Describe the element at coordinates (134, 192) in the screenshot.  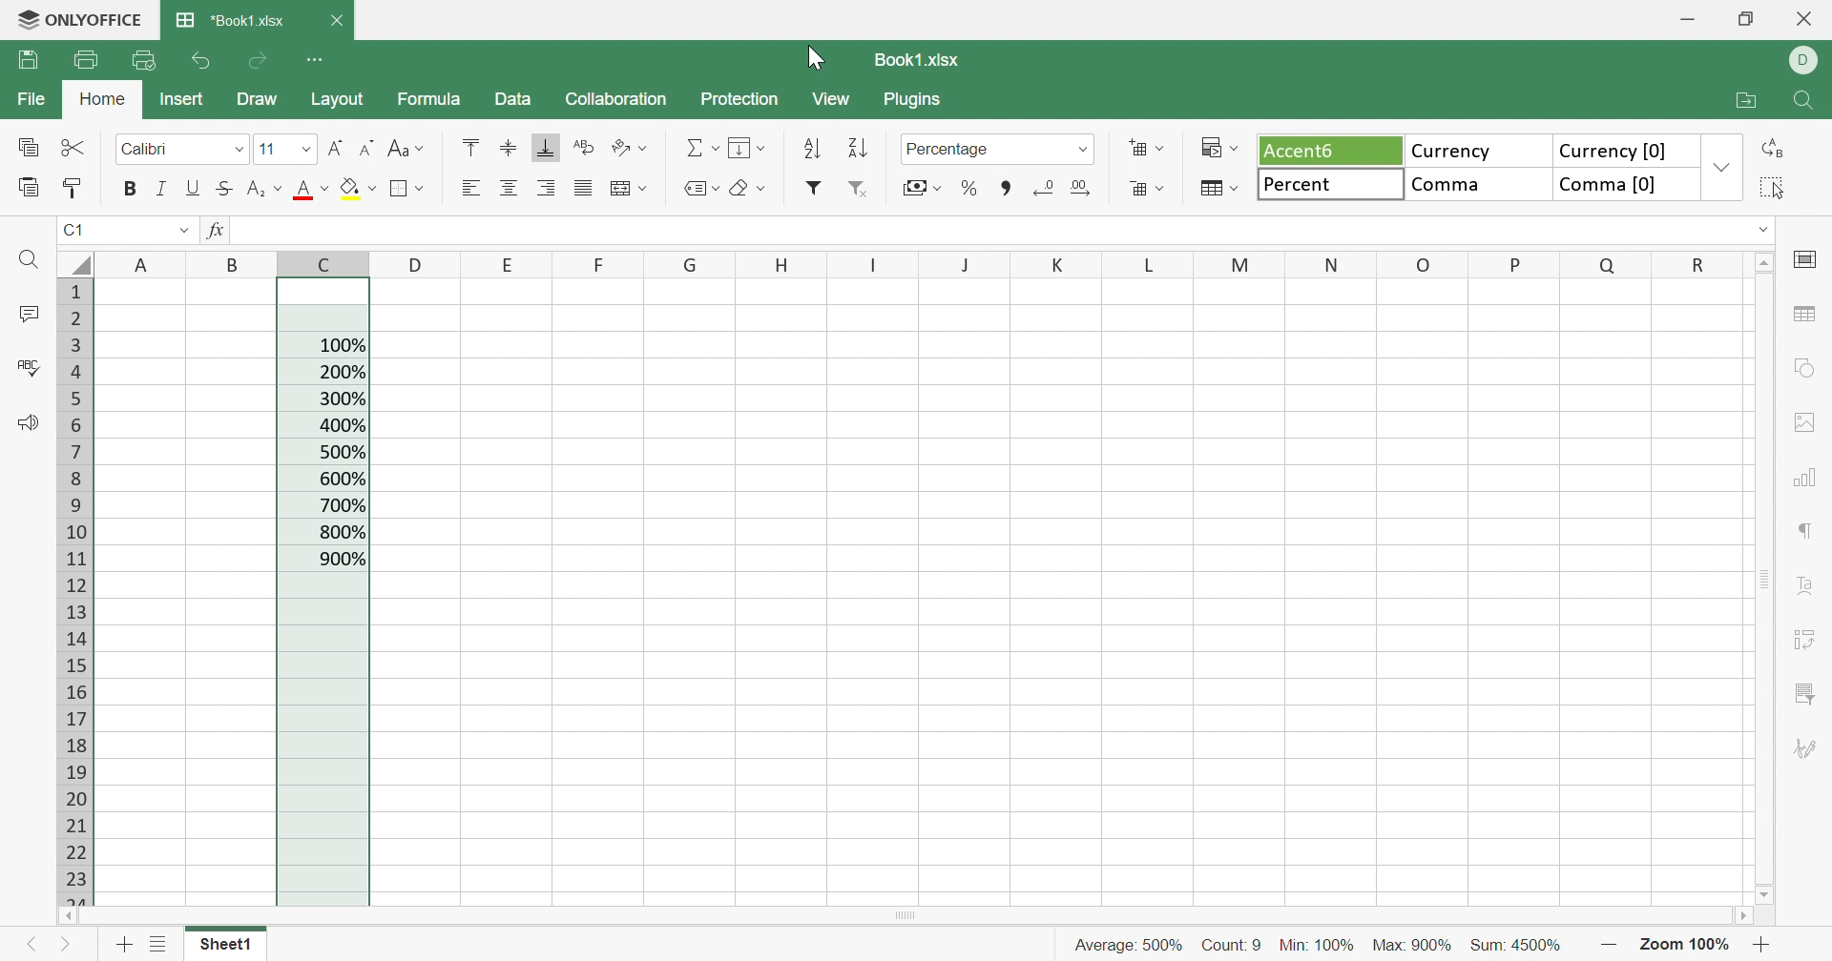
I see `Bold` at that location.